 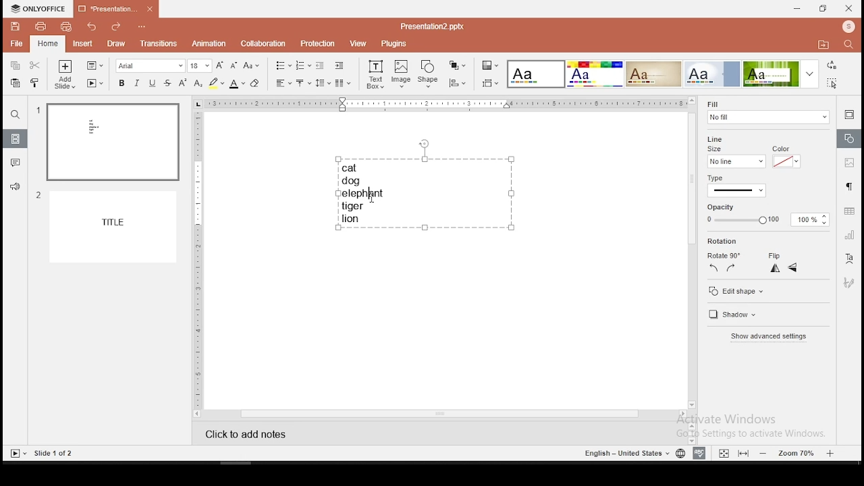 I want to click on change color theme, so click(x=489, y=65).